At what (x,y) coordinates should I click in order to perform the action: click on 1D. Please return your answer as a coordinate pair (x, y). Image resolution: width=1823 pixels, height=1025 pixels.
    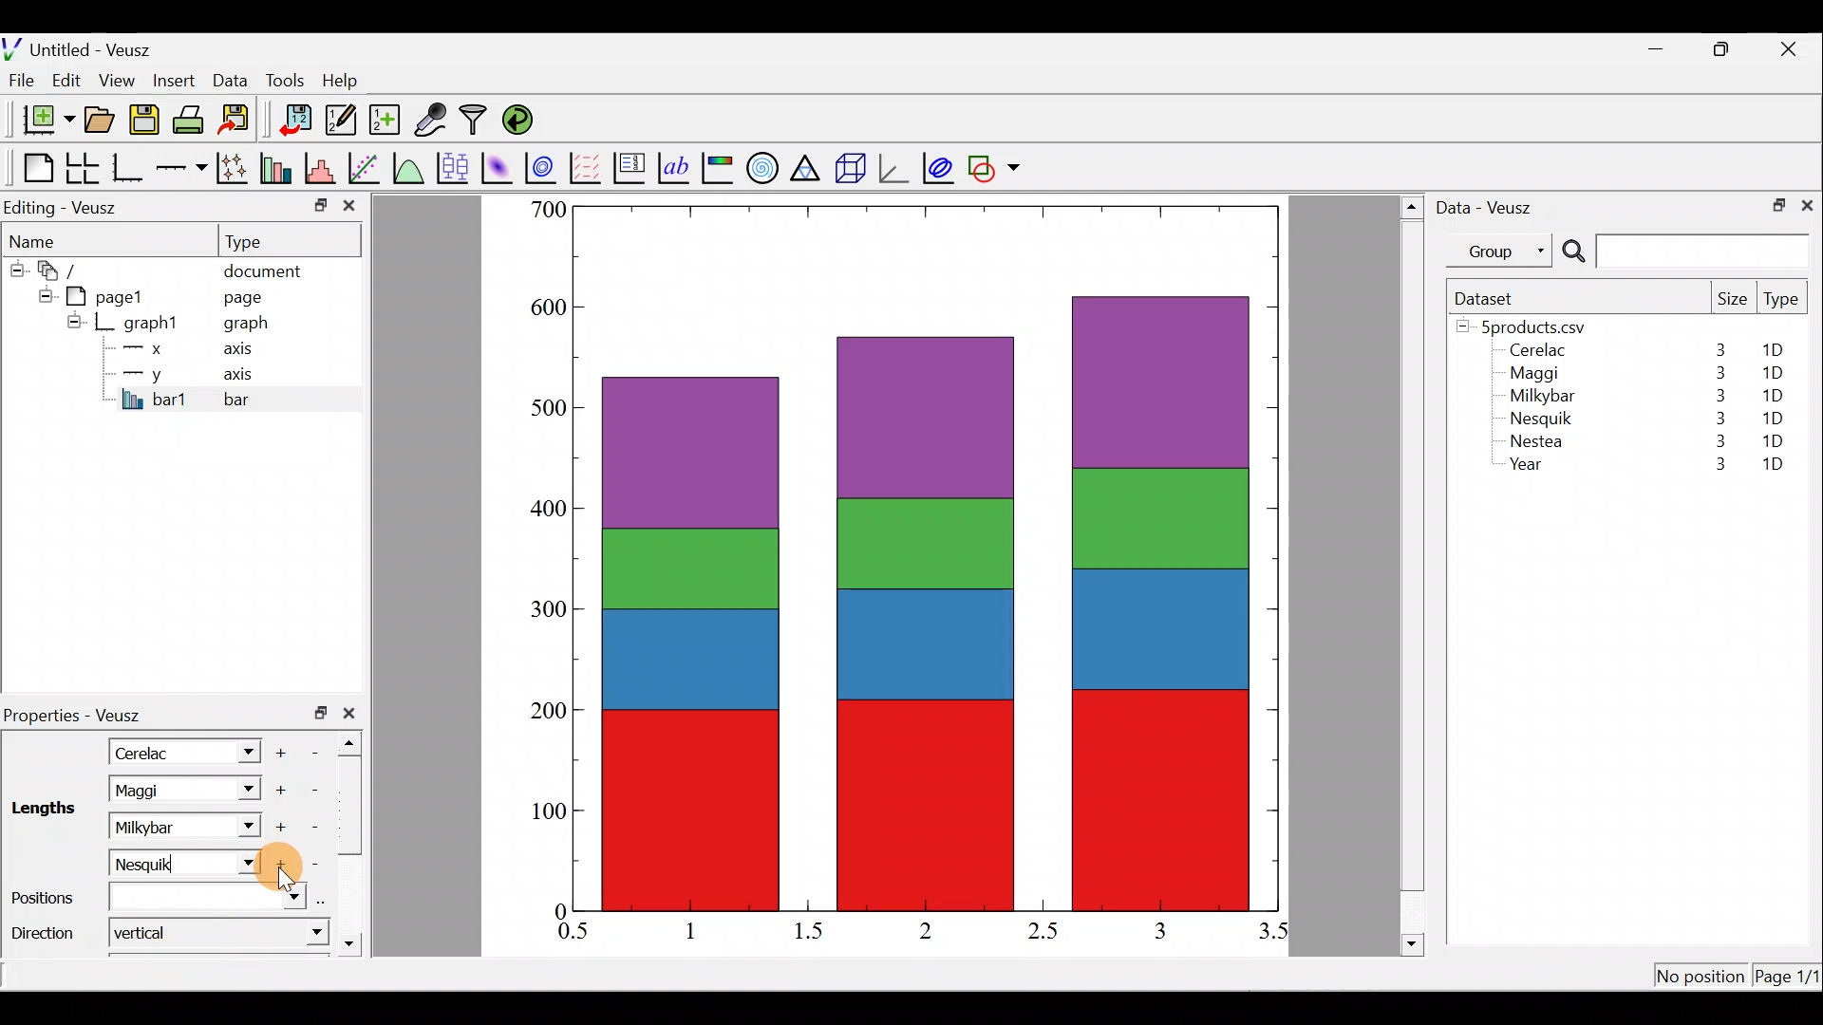
    Looking at the image, I should click on (1773, 466).